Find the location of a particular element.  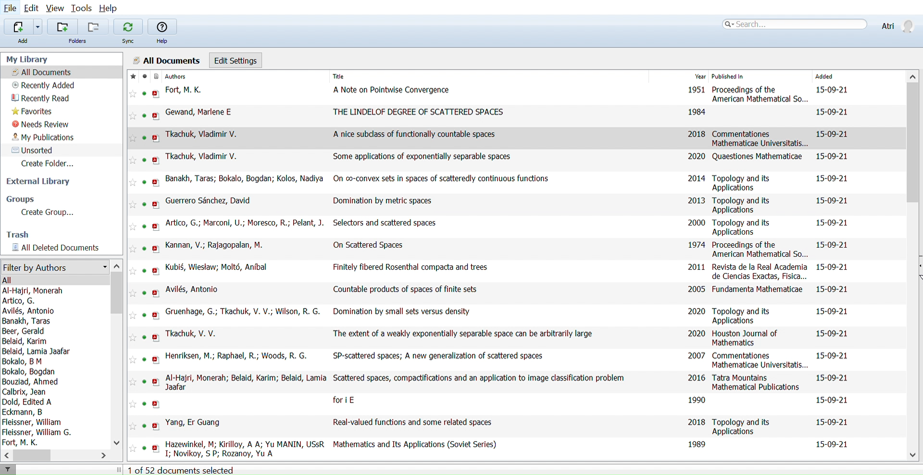

Mark as favorite is located at coordinates (131, 76).